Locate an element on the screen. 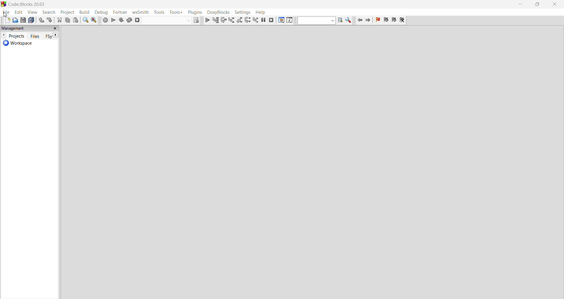 The height and width of the screenshot is (299, 564). next line is located at coordinates (224, 21).